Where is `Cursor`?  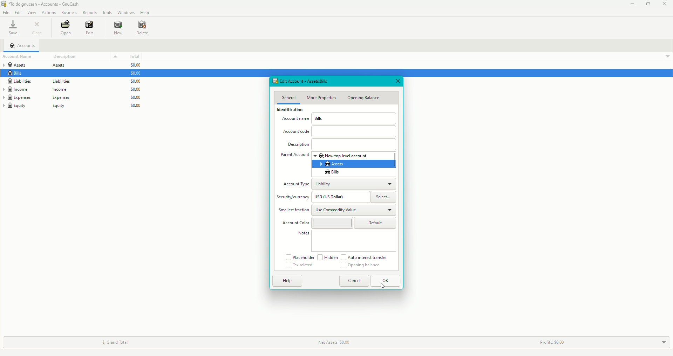 Cursor is located at coordinates (384, 287).